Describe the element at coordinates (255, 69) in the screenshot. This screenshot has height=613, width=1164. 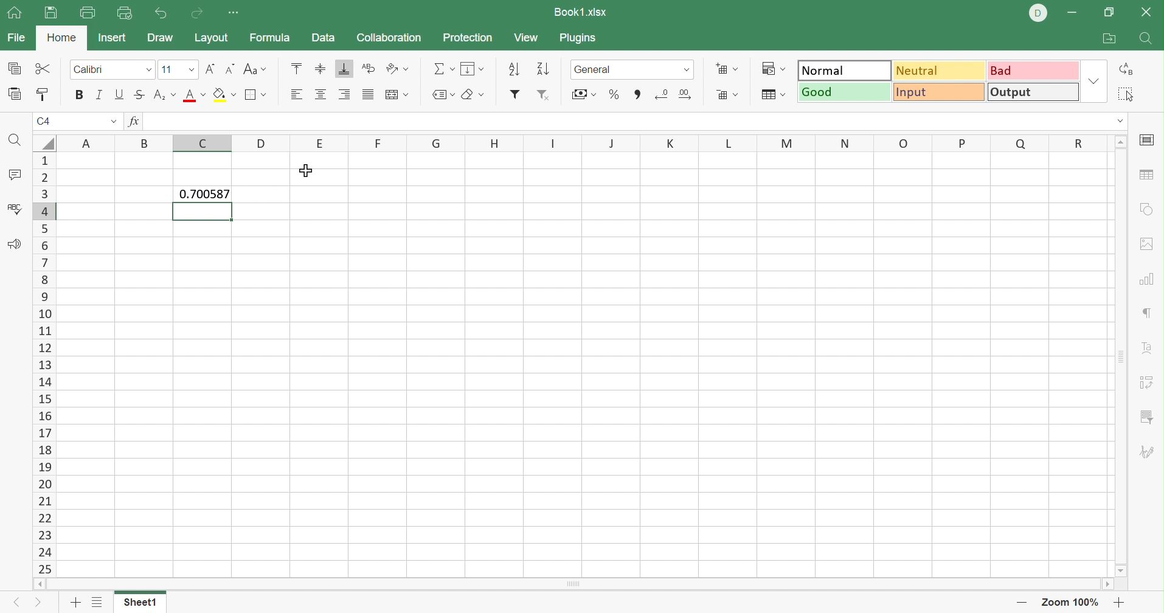
I see `Change case` at that location.